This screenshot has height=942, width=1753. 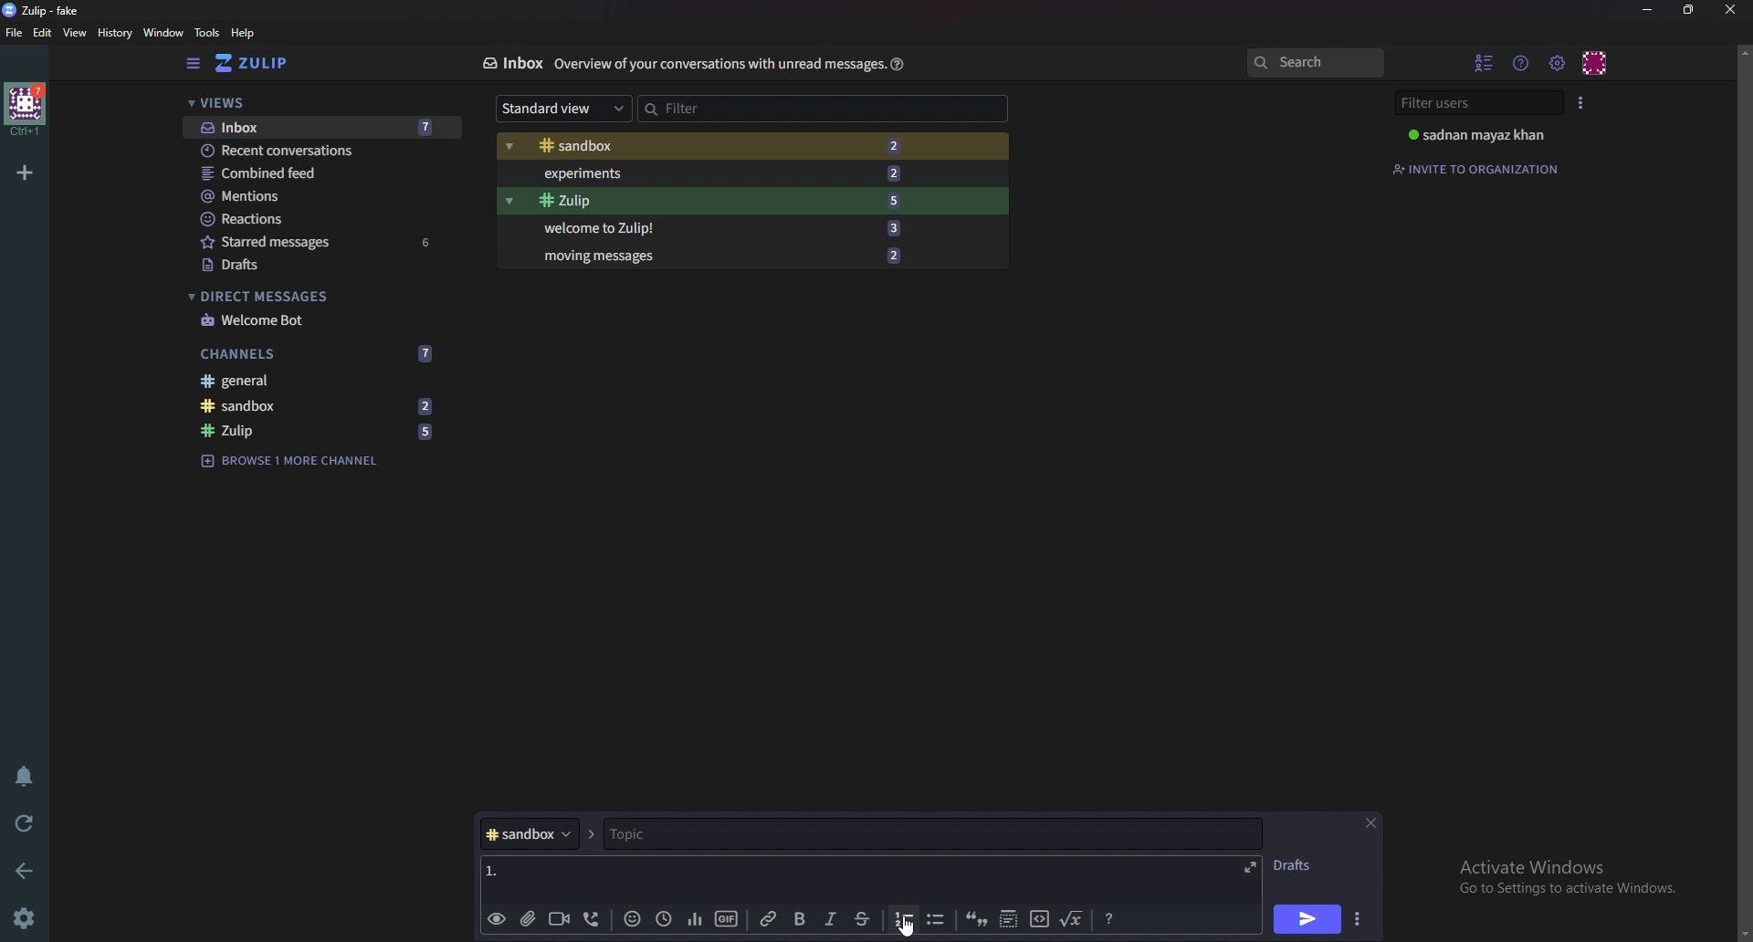 What do you see at coordinates (15, 34) in the screenshot?
I see `File` at bounding box center [15, 34].